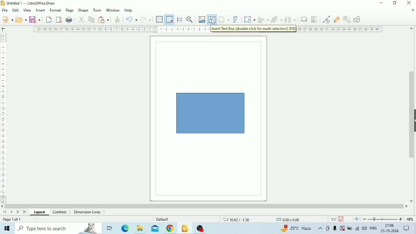 This screenshot has height=234, width=416. I want to click on Controls, so click(61, 212).